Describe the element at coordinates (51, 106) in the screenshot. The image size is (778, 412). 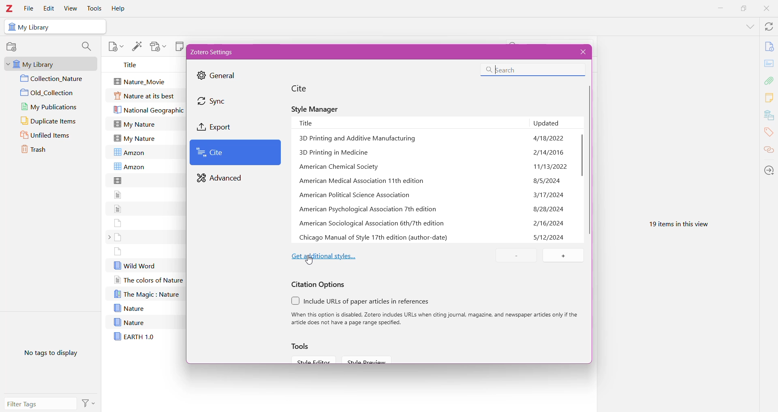
I see `My Publications` at that location.